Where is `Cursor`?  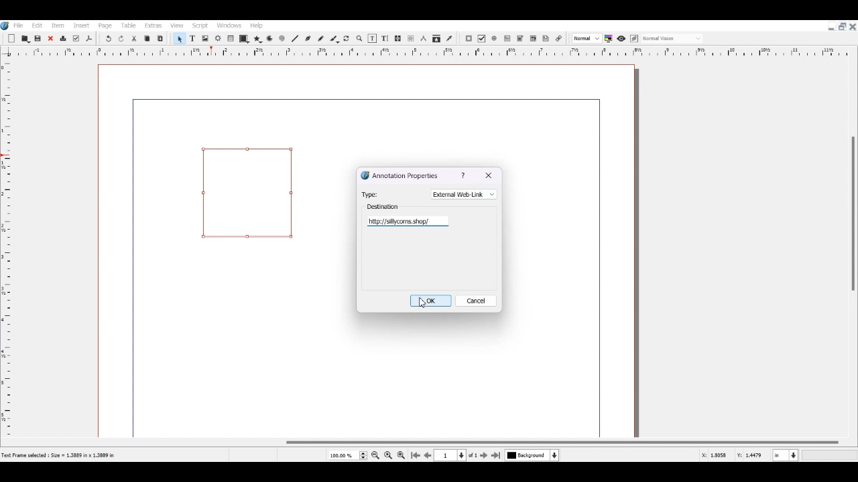 Cursor is located at coordinates (424, 303).